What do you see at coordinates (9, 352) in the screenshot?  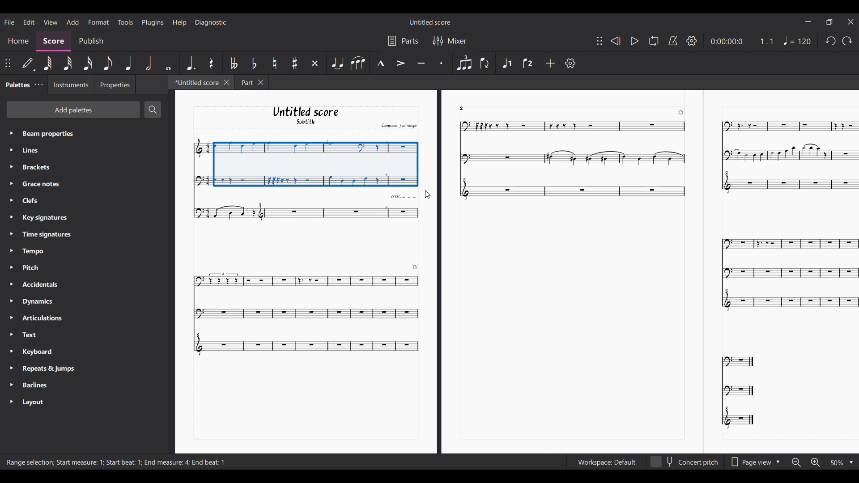 I see `` at bounding box center [9, 352].